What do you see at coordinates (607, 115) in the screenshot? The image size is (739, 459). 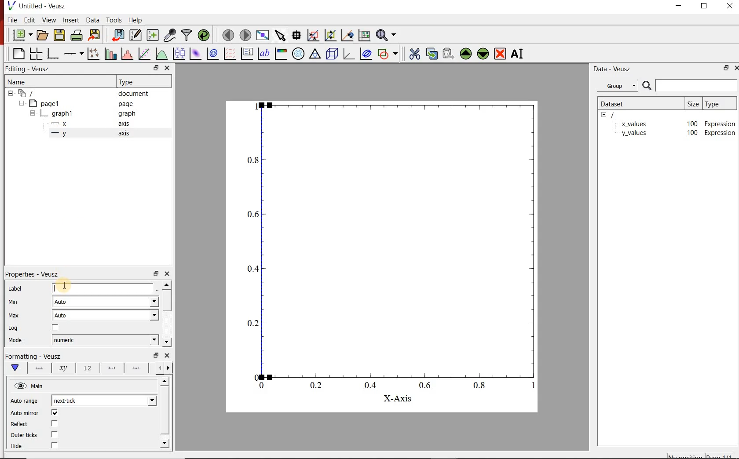 I see `hide` at bounding box center [607, 115].